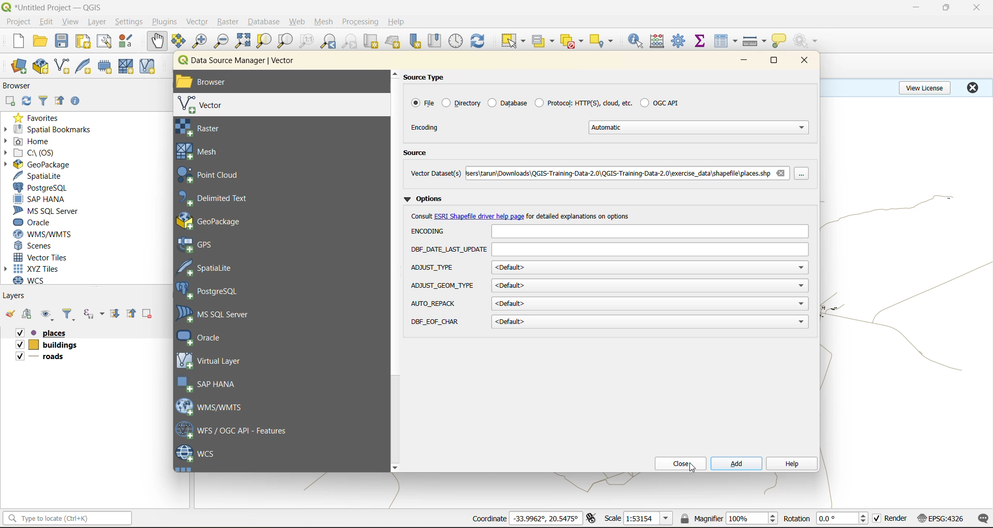  Describe the element at coordinates (64, 41) in the screenshot. I see `save` at that location.